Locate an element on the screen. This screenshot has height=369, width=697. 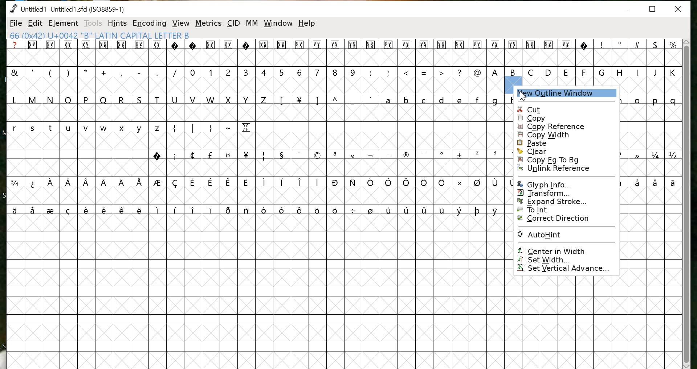
minimize is located at coordinates (630, 9).